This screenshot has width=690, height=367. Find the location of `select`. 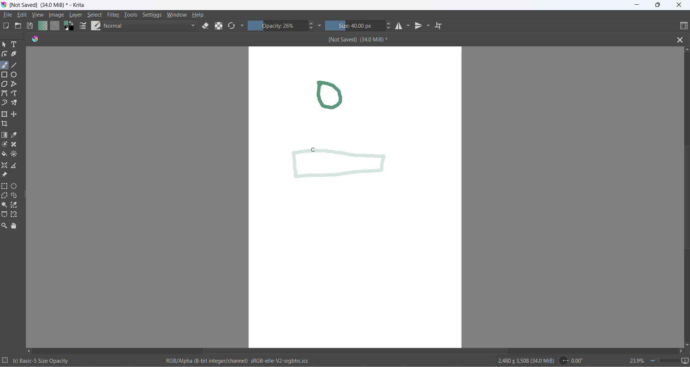

select is located at coordinates (96, 15).